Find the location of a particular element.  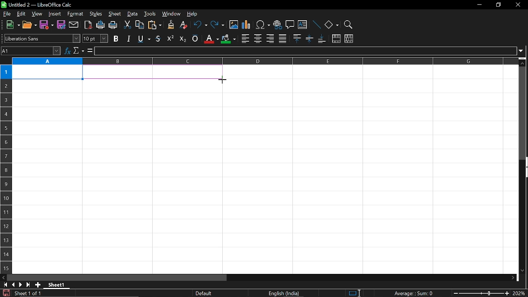

align bottom is located at coordinates (321, 39).